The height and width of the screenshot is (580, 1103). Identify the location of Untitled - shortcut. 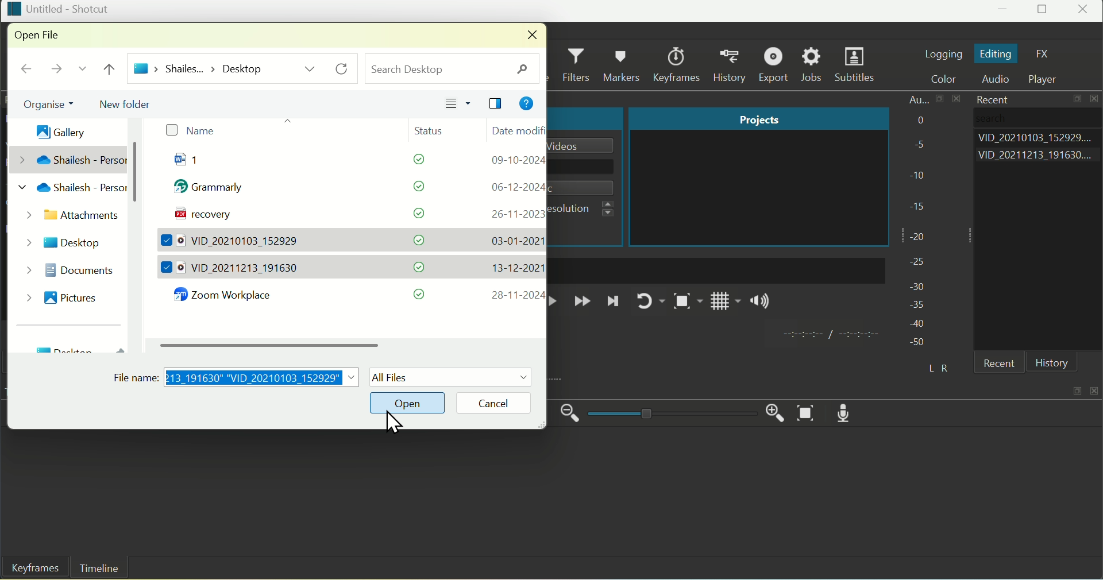
(58, 9).